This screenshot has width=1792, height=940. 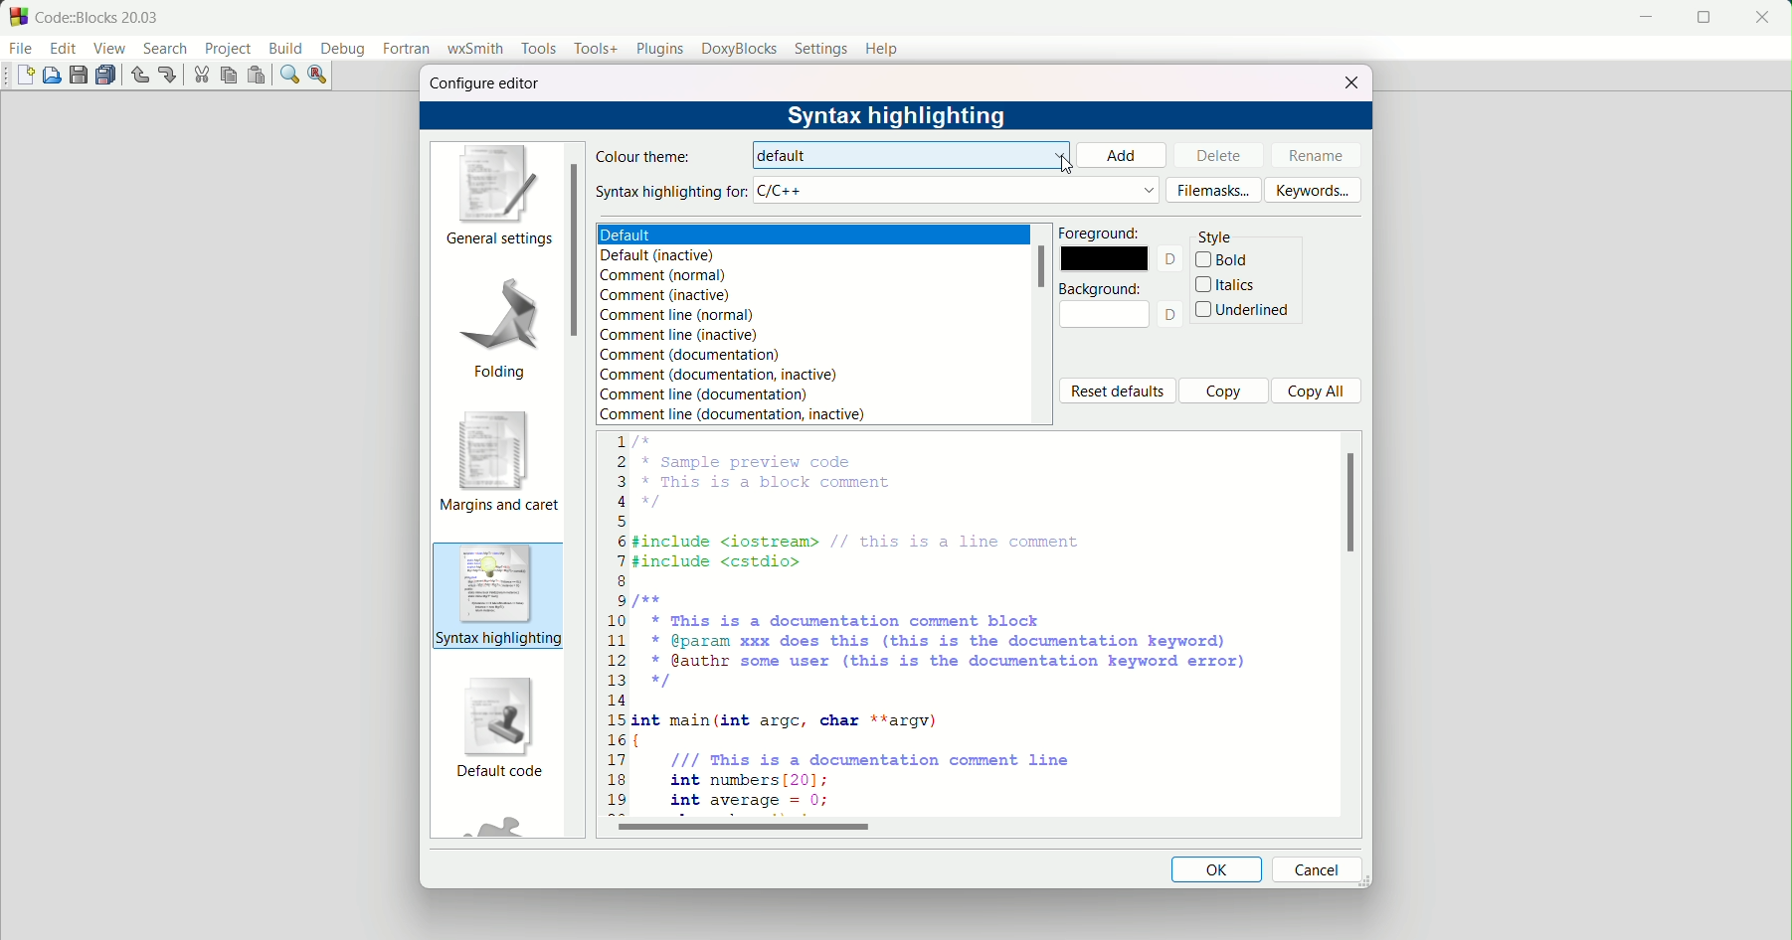 What do you see at coordinates (54, 76) in the screenshot?
I see `open` at bounding box center [54, 76].